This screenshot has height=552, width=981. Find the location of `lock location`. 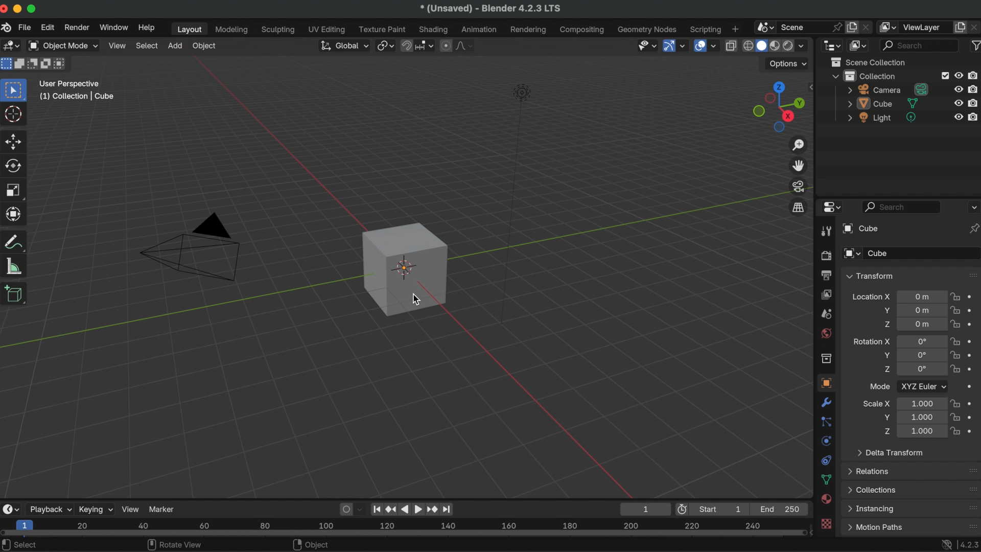

lock location is located at coordinates (955, 298).